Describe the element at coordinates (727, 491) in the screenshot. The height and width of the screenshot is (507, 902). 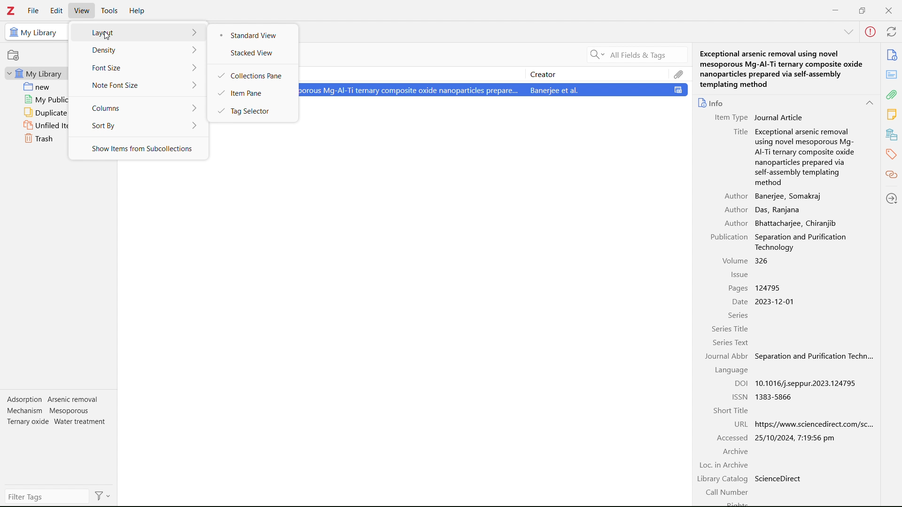
I see `Call Number` at that location.